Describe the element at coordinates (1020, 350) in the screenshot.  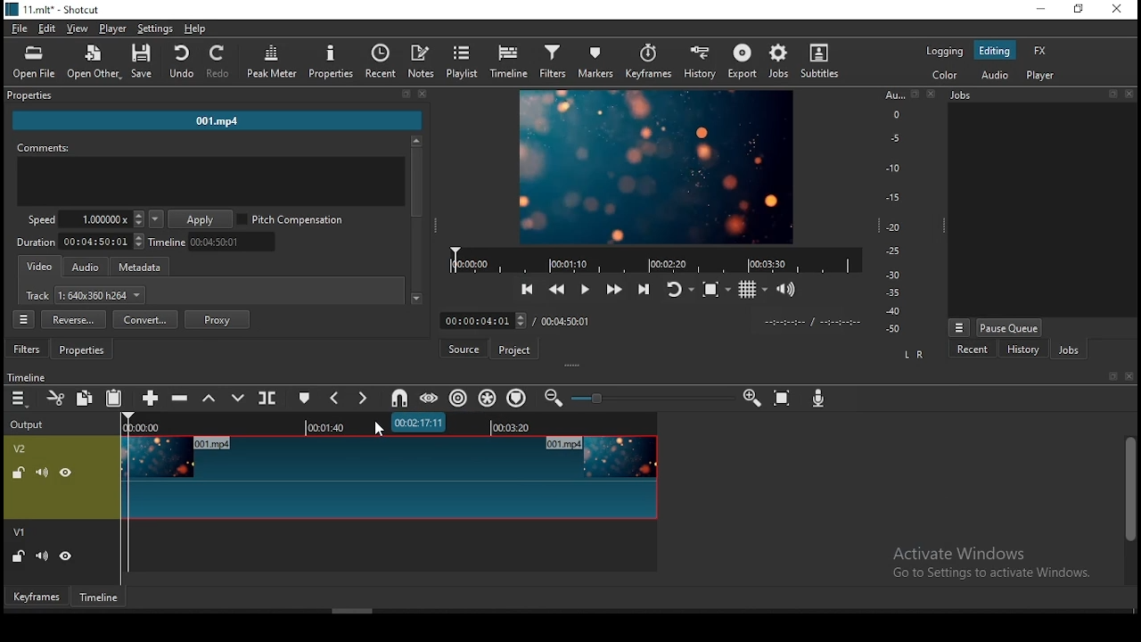
I see `history` at that location.